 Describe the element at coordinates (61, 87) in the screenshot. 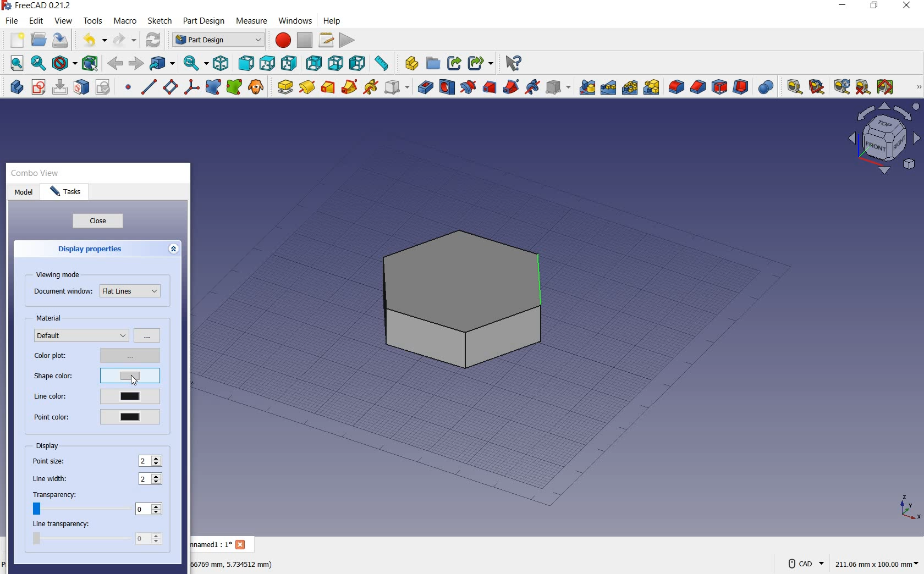

I see `edit sketch` at that location.